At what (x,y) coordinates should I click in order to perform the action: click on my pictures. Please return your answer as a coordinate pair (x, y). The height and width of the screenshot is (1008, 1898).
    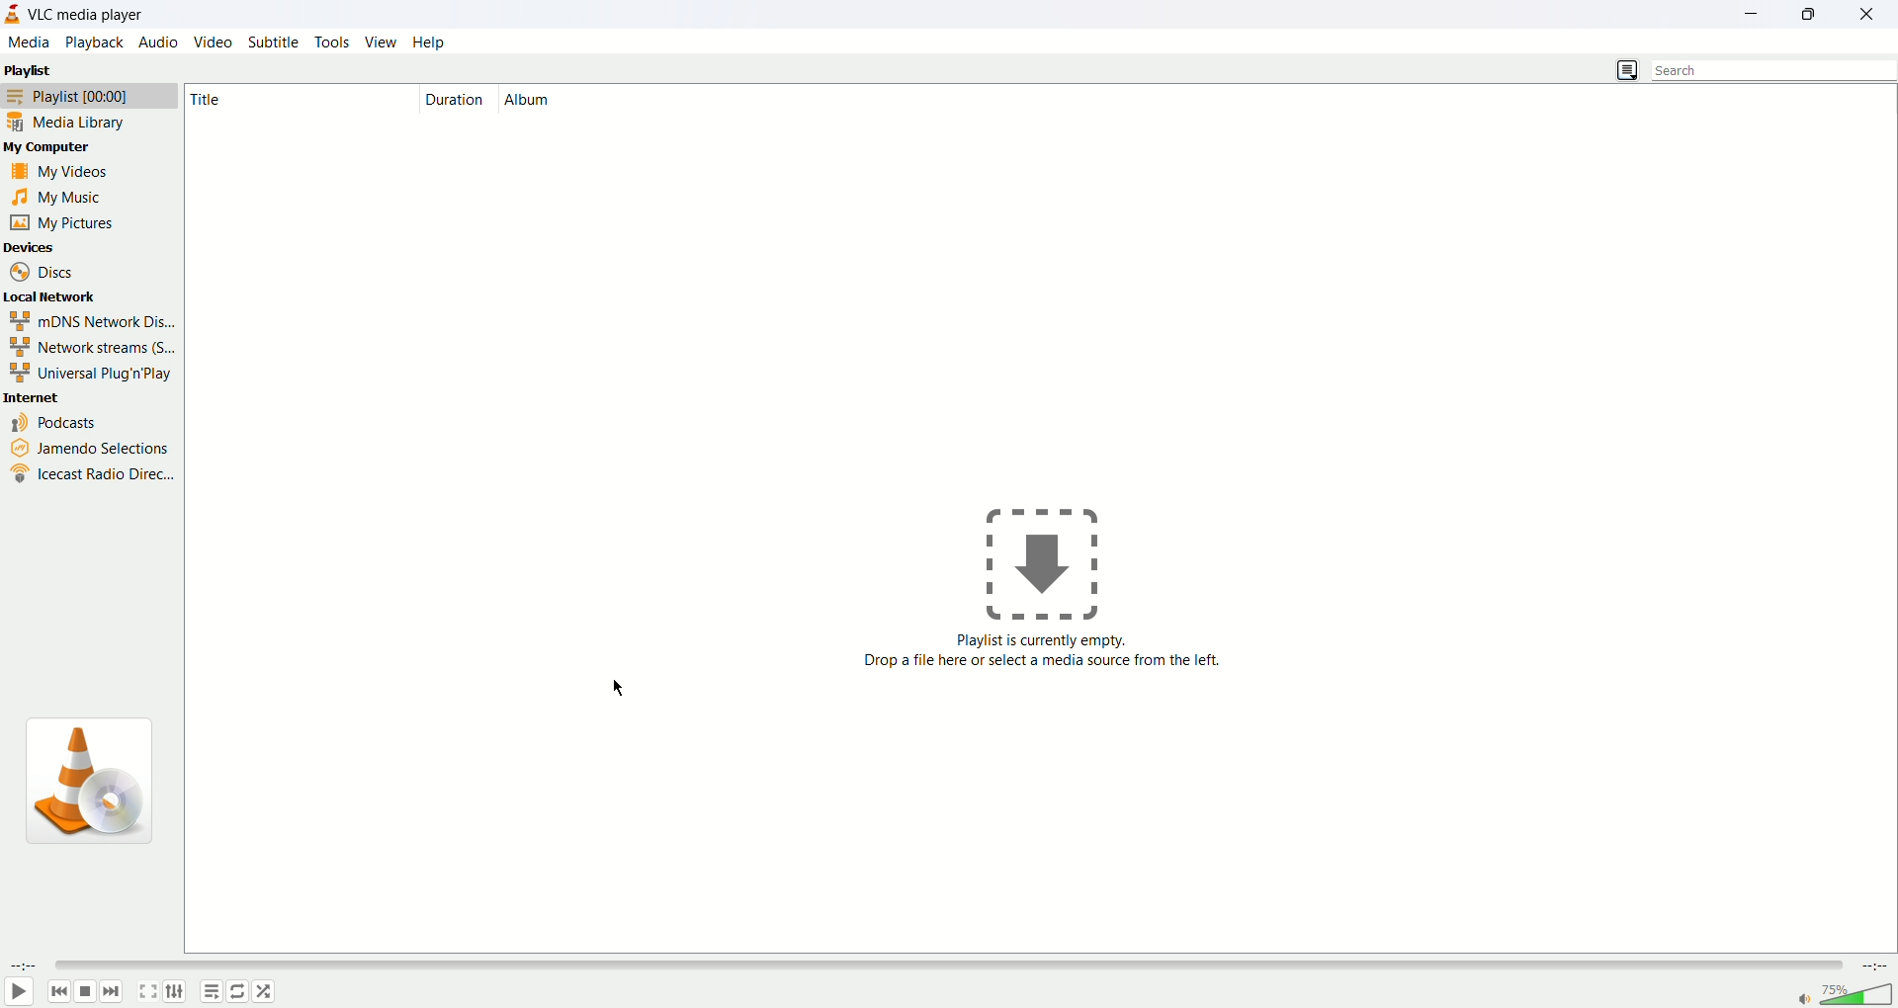
    Looking at the image, I should click on (63, 222).